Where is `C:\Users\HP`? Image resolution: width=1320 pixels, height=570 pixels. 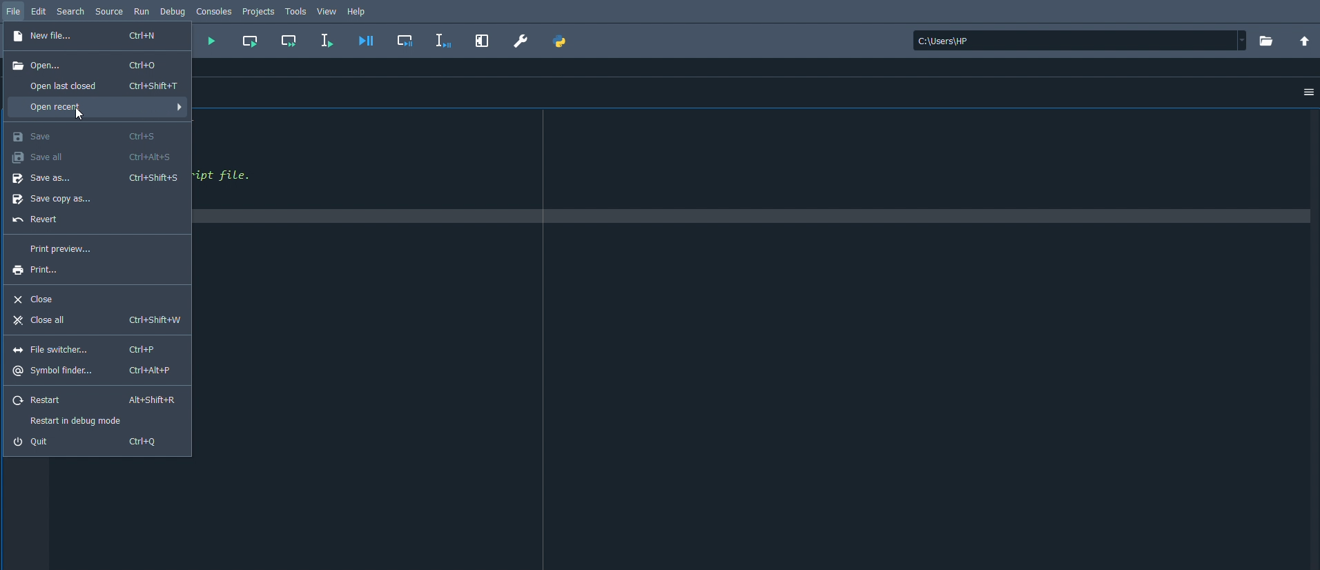 C:\Users\HP is located at coordinates (1080, 41).